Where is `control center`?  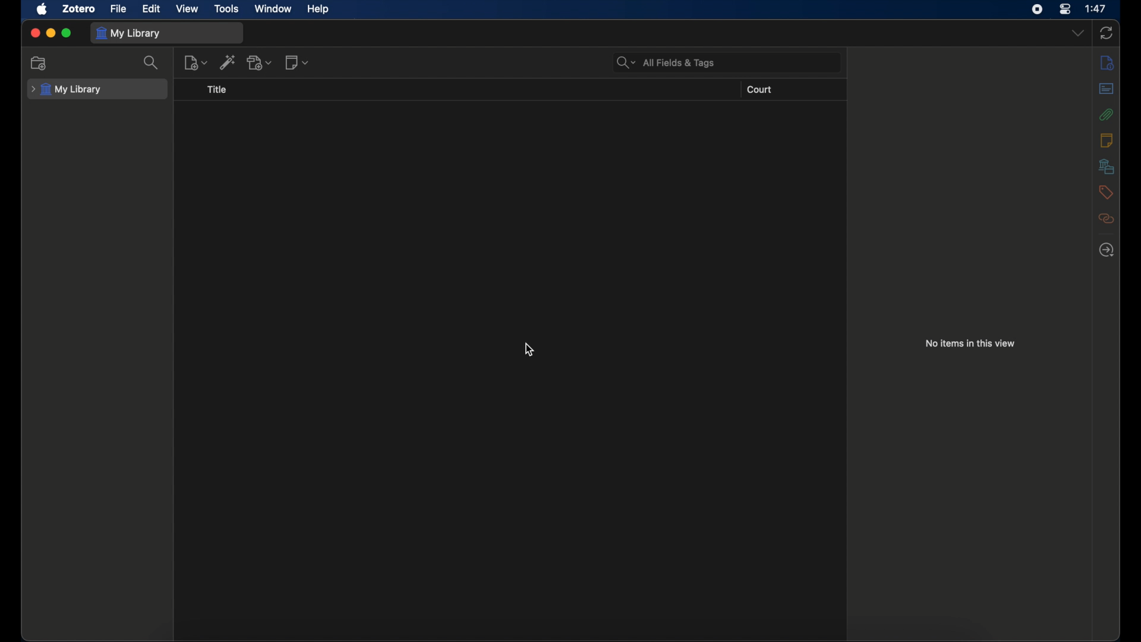
control center is located at coordinates (1065, 9).